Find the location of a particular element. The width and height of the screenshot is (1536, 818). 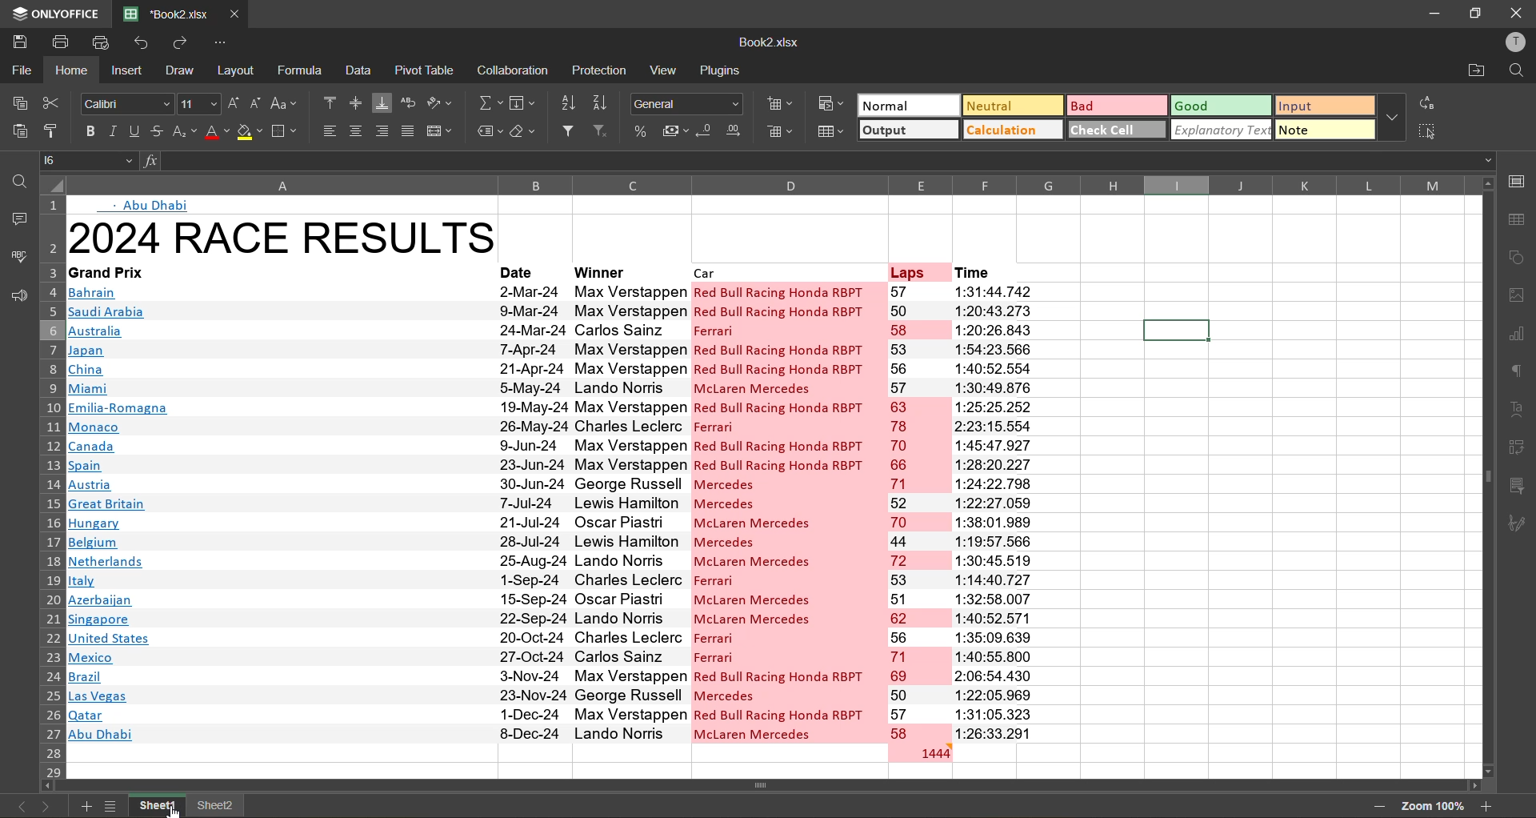

save is located at coordinates (18, 39).